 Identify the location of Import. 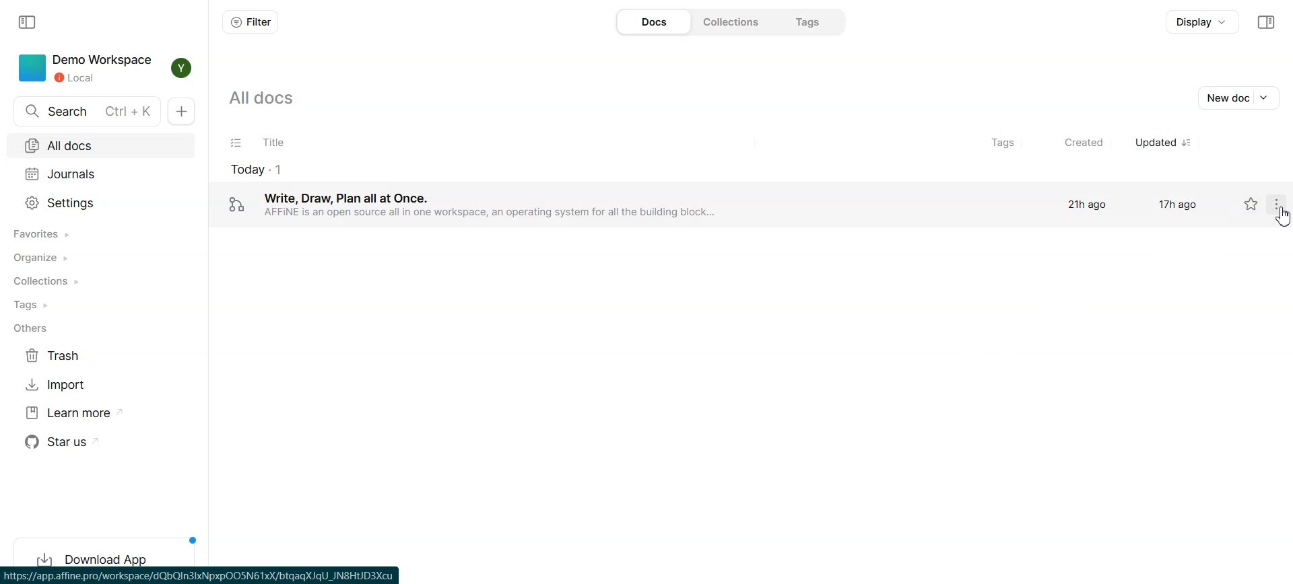
(102, 386).